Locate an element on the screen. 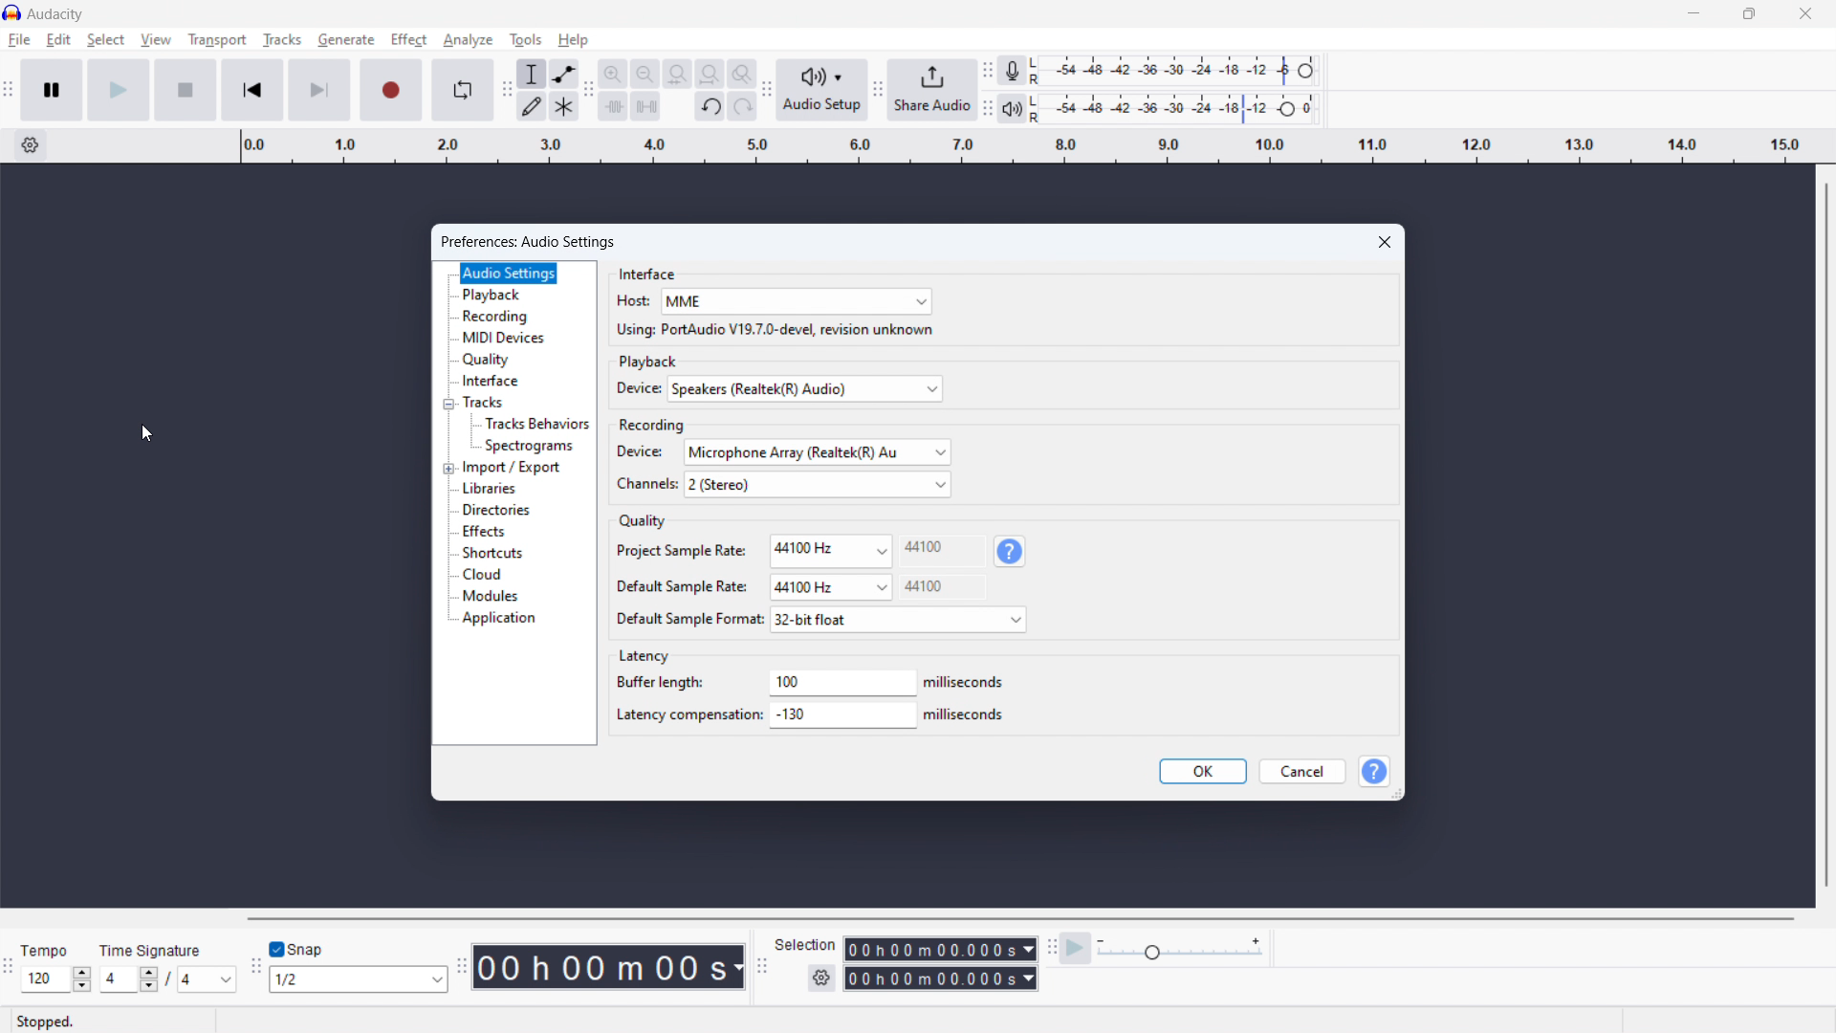 The image size is (1836, 1033). Stopped is located at coordinates (50, 1021).